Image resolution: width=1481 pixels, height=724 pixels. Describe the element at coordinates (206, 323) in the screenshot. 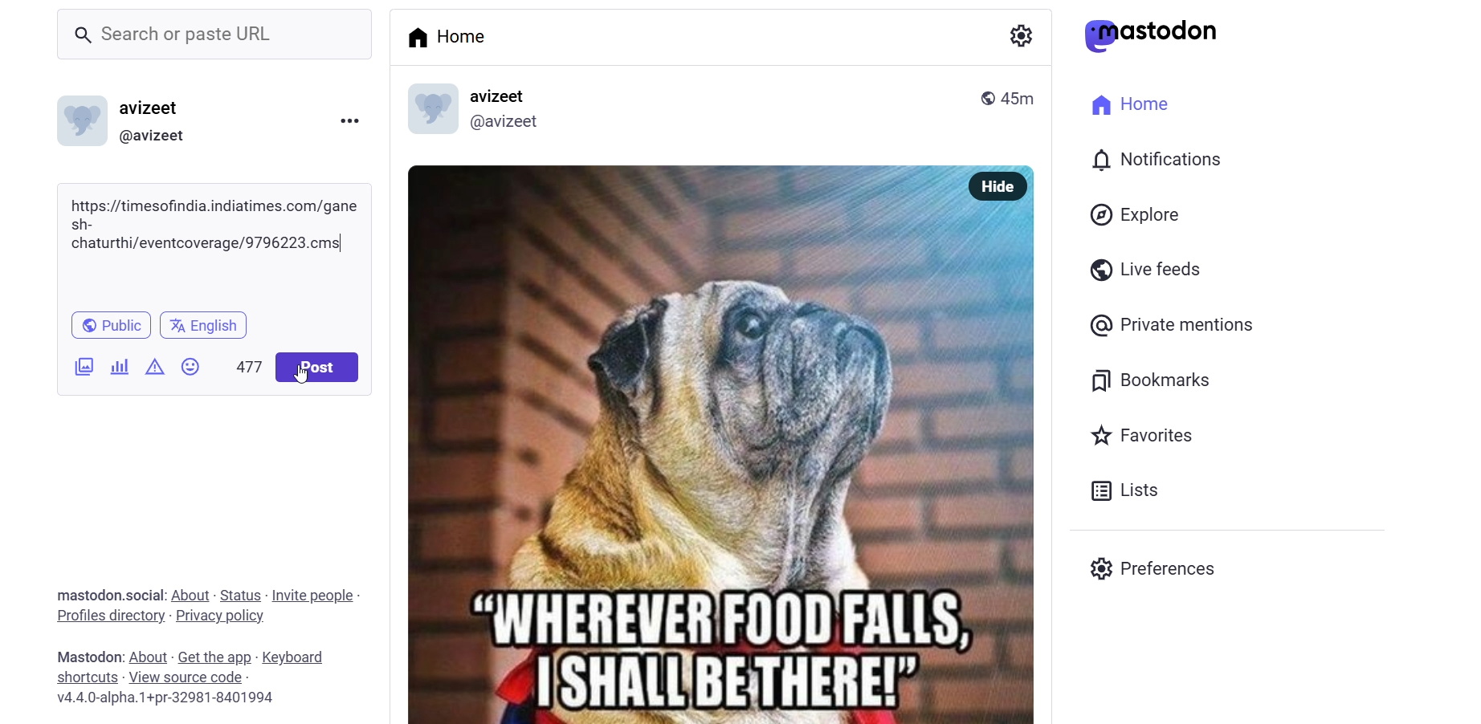

I see ` English` at that location.